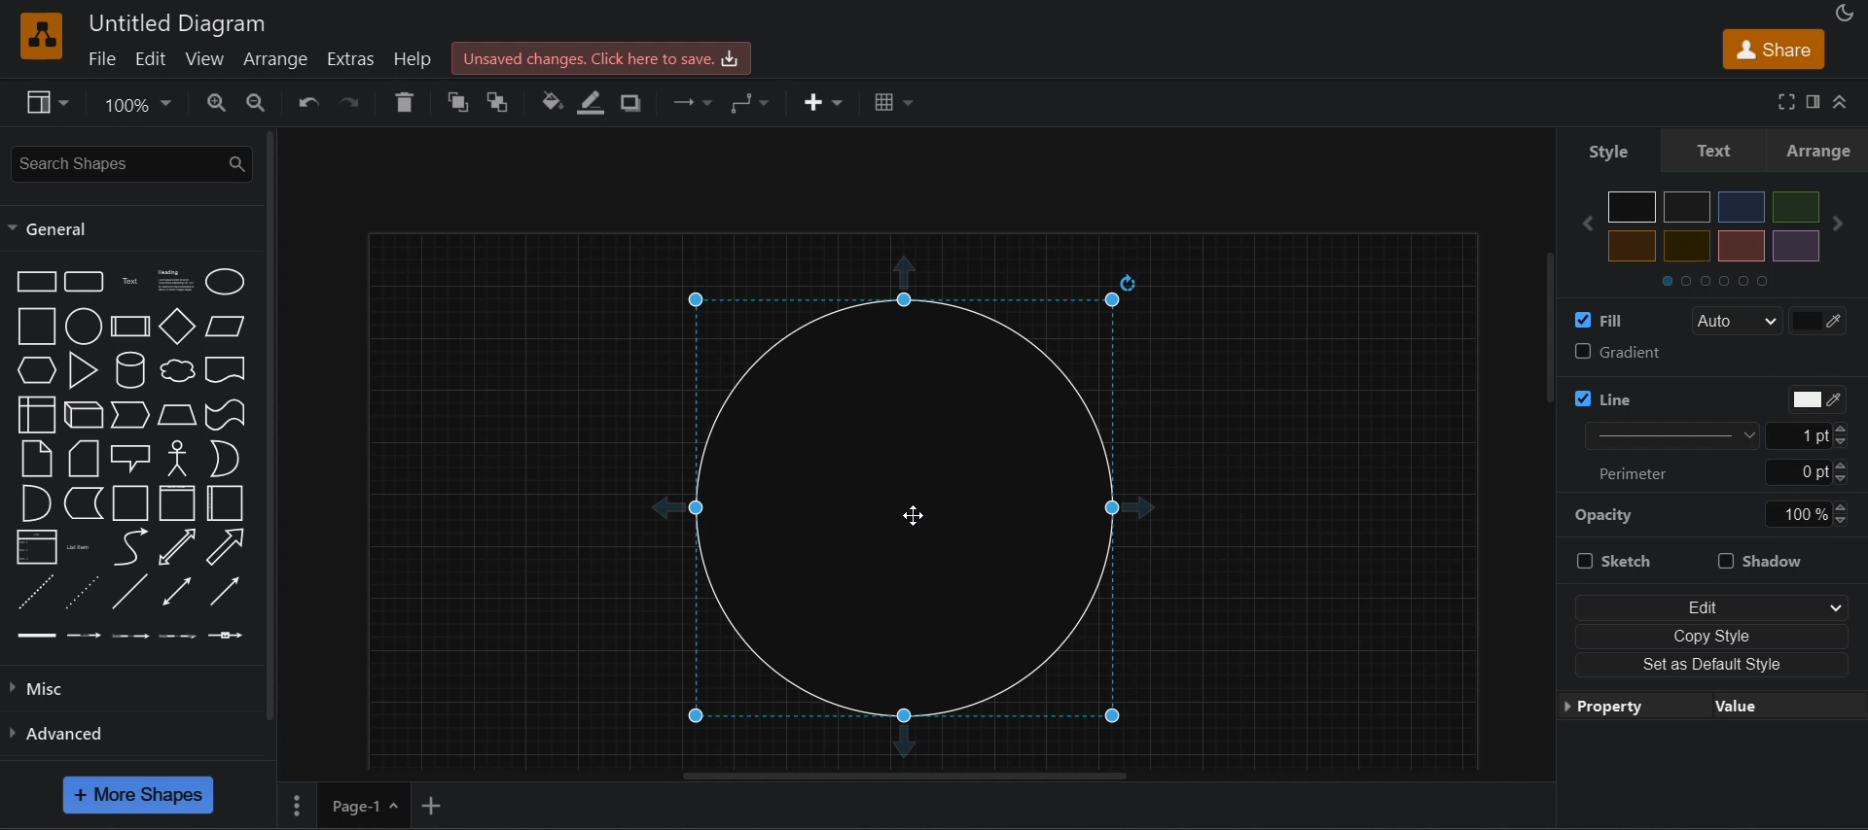 The image size is (1868, 830). What do you see at coordinates (1604, 318) in the screenshot?
I see `fill ` at bounding box center [1604, 318].